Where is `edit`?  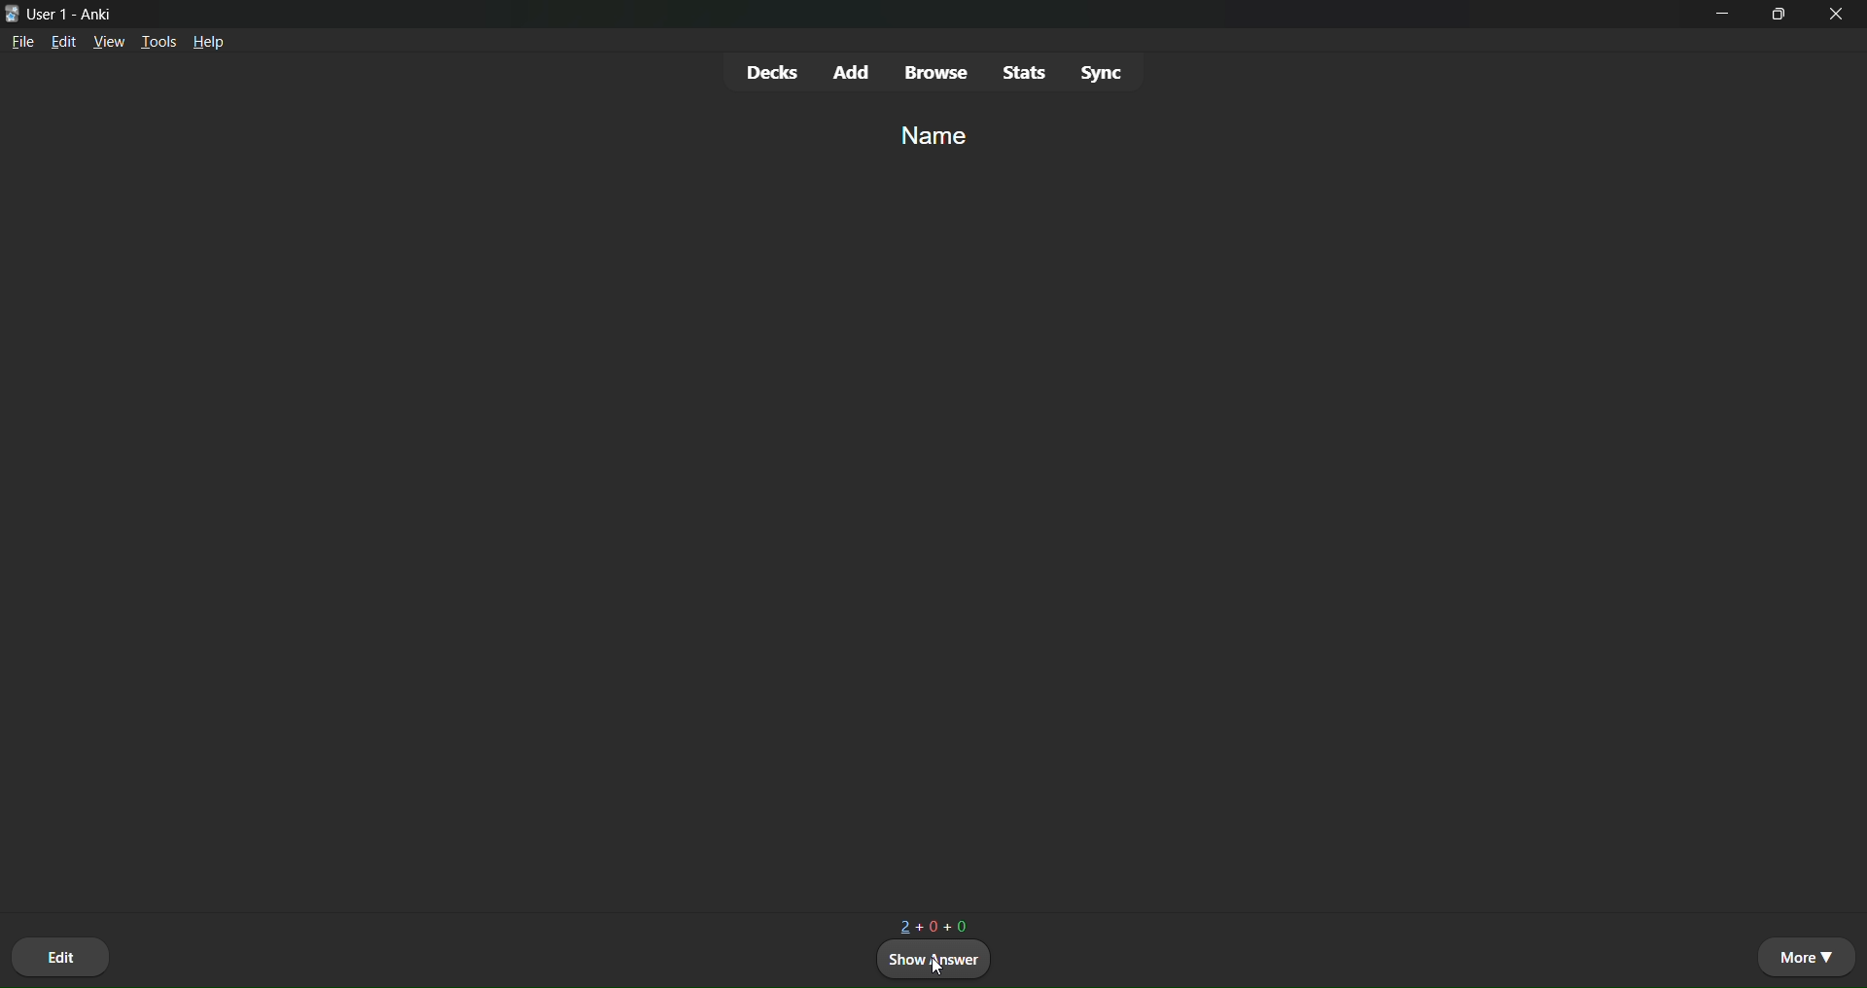
edit is located at coordinates (63, 953).